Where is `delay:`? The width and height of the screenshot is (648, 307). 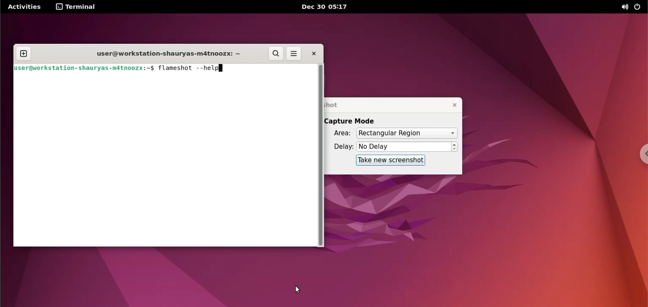
delay: is located at coordinates (341, 148).